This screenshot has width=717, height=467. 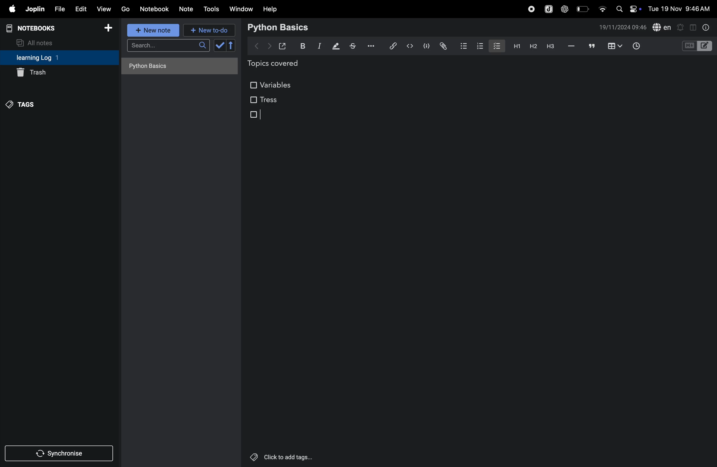 I want to click on backward, so click(x=257, y=45).